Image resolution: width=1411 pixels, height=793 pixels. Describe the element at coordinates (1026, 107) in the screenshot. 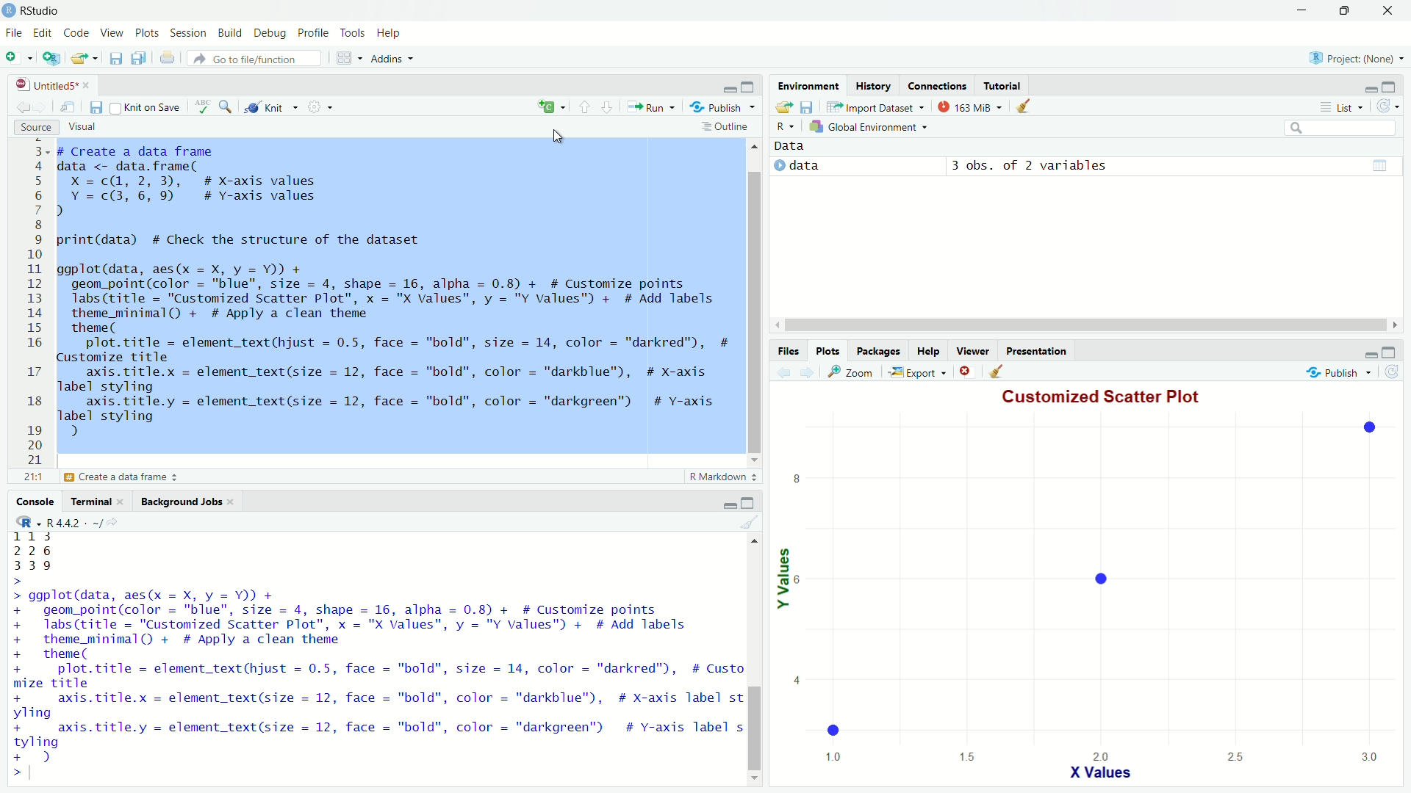

I see `Clear console` at that location.